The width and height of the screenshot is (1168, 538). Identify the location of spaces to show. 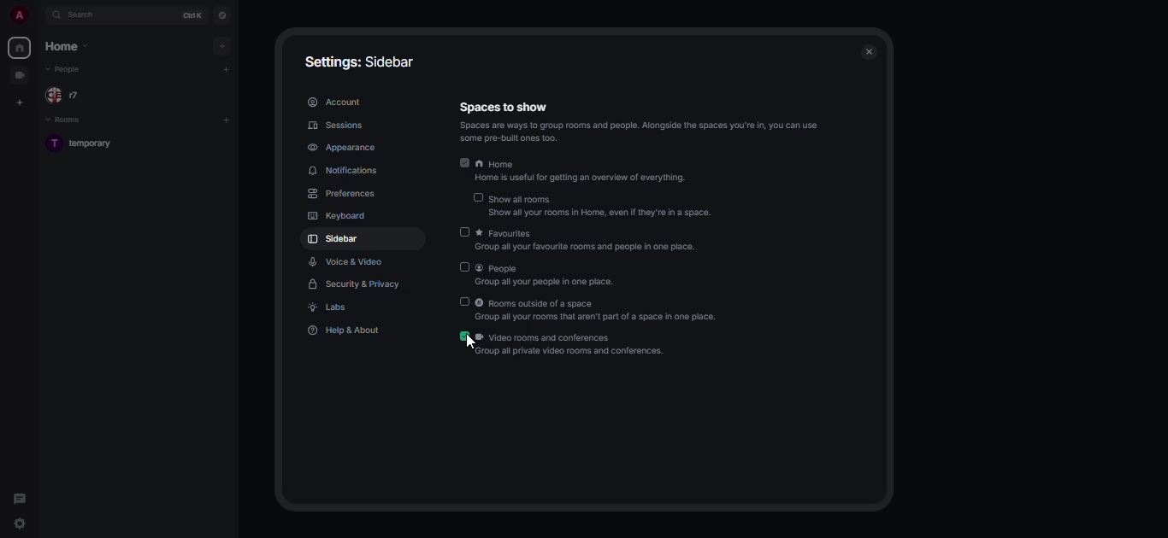
(511, 108).